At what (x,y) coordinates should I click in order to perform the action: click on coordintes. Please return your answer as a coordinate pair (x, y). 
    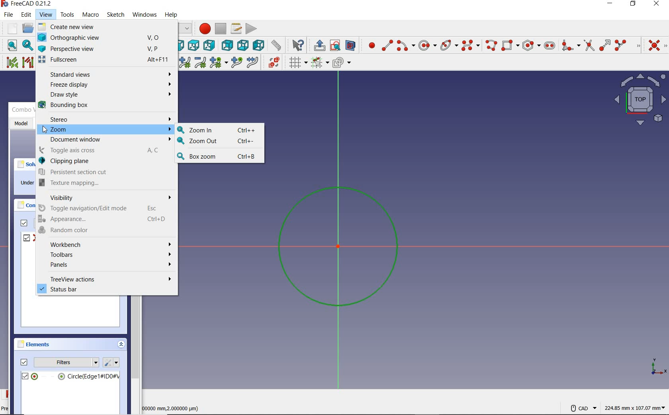
    Looking at the image, I should click on (635, 409).